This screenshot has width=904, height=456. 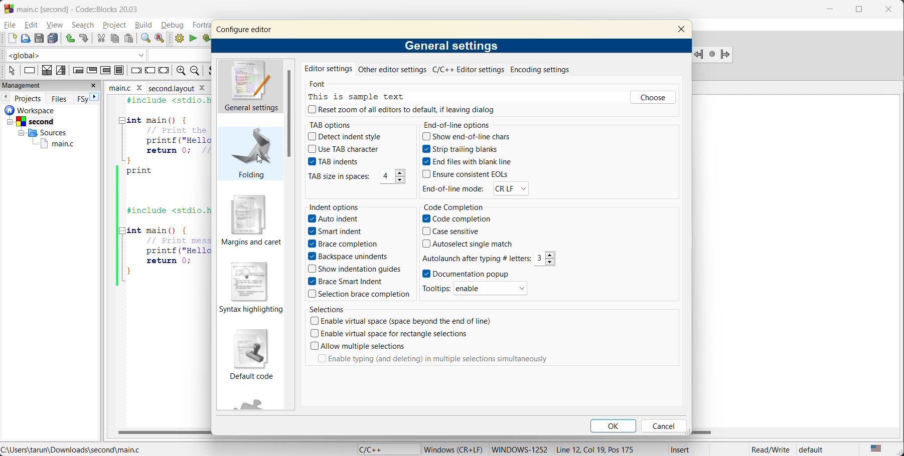 I want to click on Enable typing (and deleting) in multiple selections simultaneously, so click(x=433, y=360).